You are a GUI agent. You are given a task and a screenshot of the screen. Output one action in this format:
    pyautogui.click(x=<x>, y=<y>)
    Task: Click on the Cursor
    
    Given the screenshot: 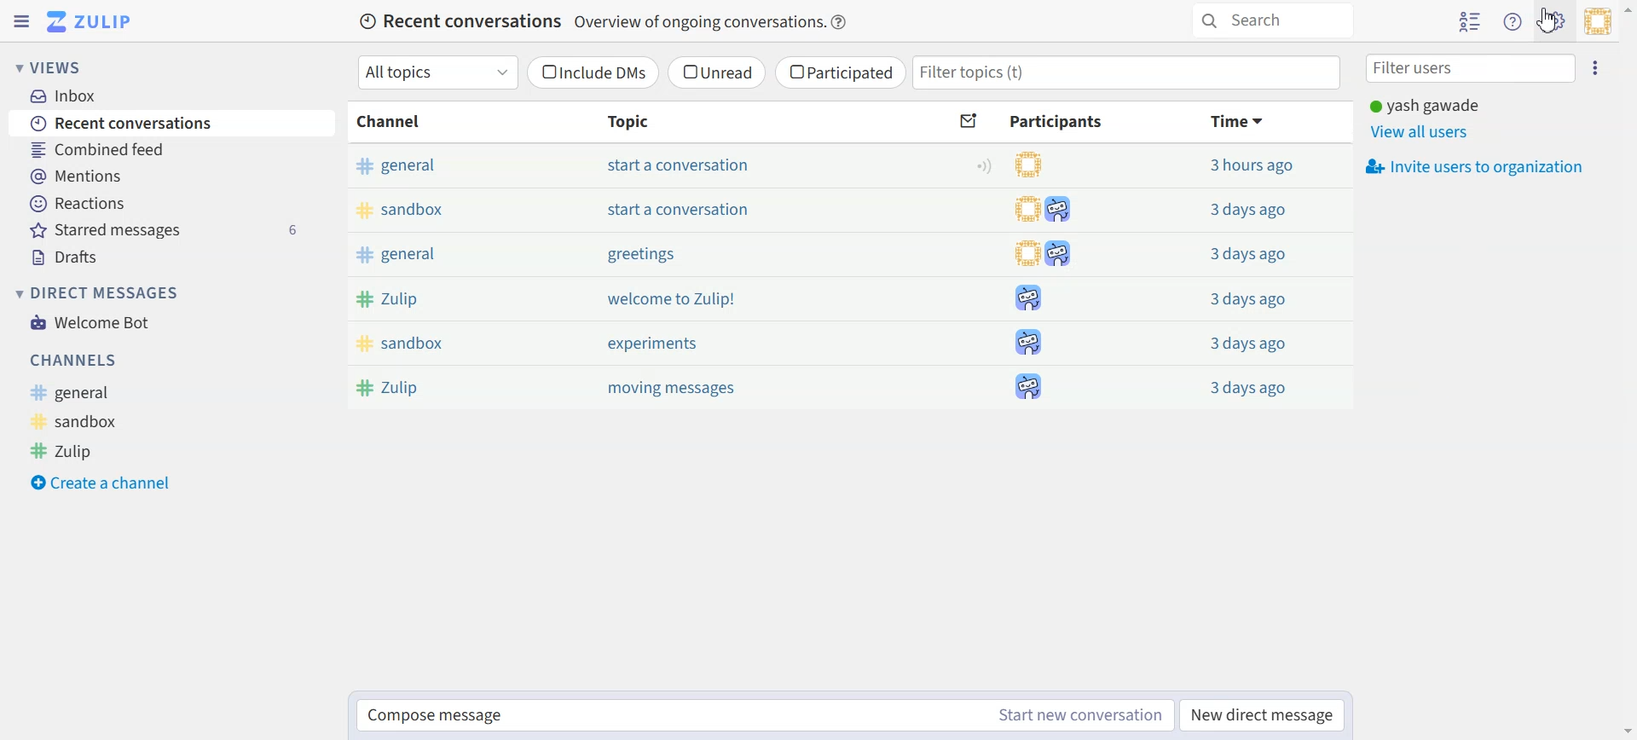 What is the action you would take?
    pyautogui.click(x=1551, y=20)
    